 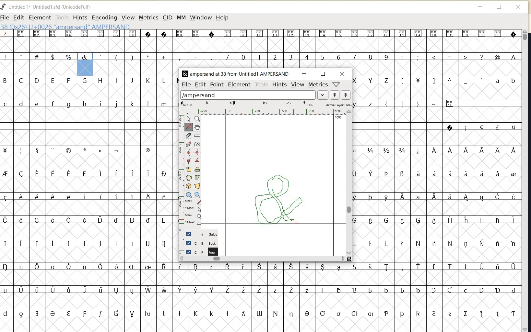 I want to click on scale the selection, so click(x=188, y=169).